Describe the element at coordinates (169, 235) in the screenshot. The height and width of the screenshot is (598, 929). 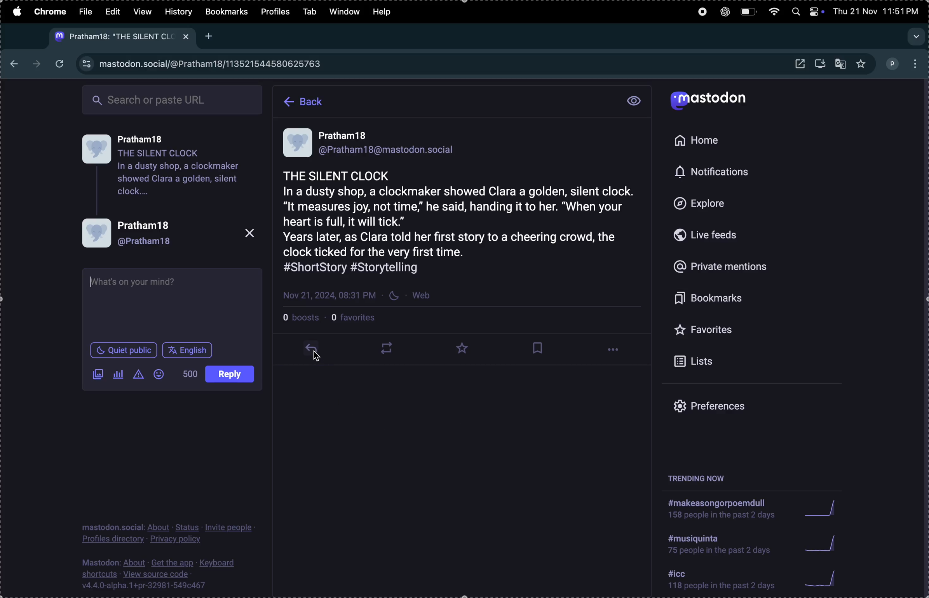
I see `profile` at that location.